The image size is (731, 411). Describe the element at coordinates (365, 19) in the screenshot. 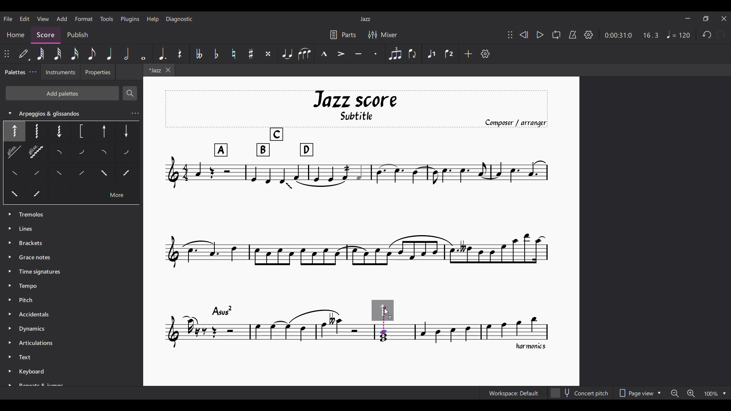

I see `Current score title` at that location.